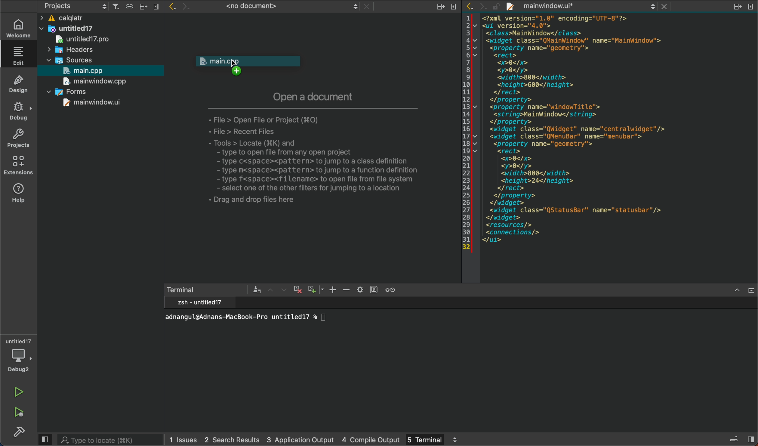 The width and height of the screenshot is (758, 446). Describe the element at coordinates (255, 67) in the screenshot. I see `file to be dragged` at that location.